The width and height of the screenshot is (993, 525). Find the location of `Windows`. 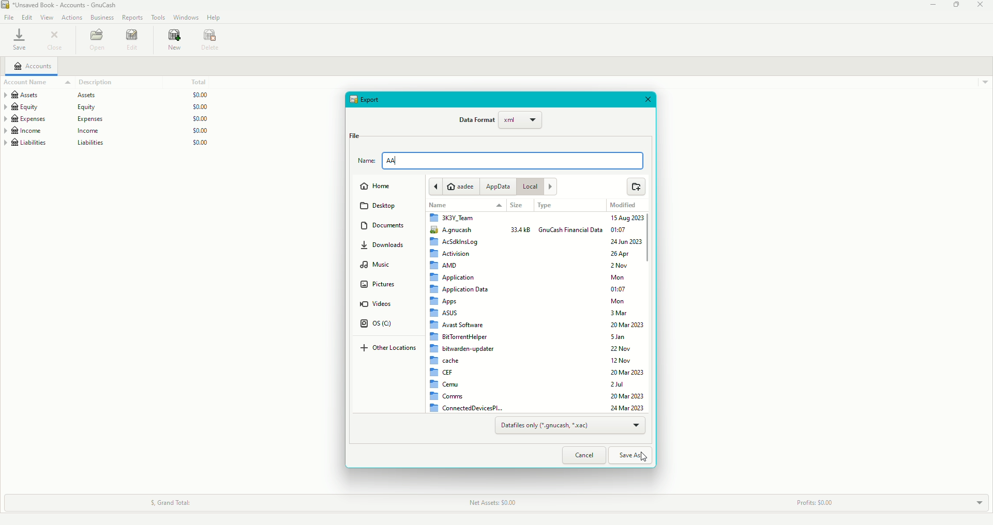

Windows is located at coordinates (186, 18).